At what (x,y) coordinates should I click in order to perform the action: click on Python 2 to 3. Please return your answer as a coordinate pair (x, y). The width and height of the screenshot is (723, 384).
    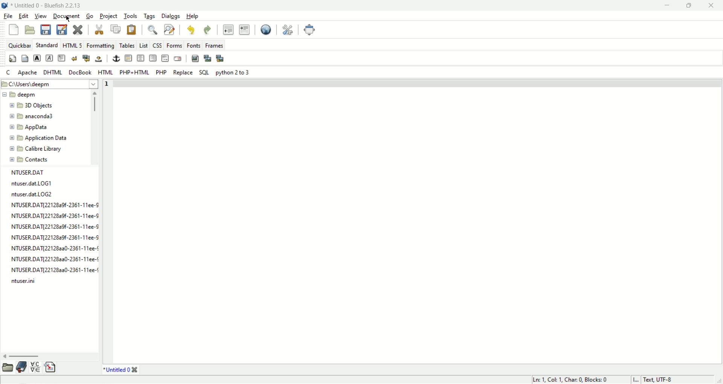
    Looking at the image, I should click on (233, 72).